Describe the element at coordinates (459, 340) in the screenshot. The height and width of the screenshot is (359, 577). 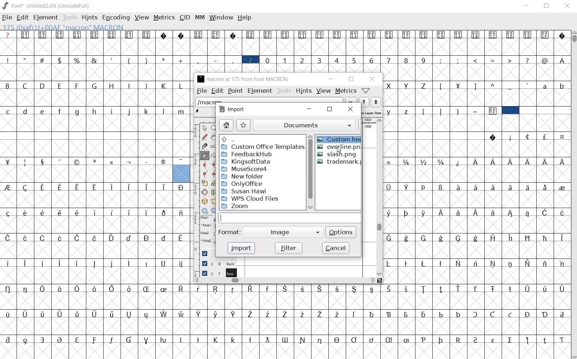
I see `Symbol` at that location.